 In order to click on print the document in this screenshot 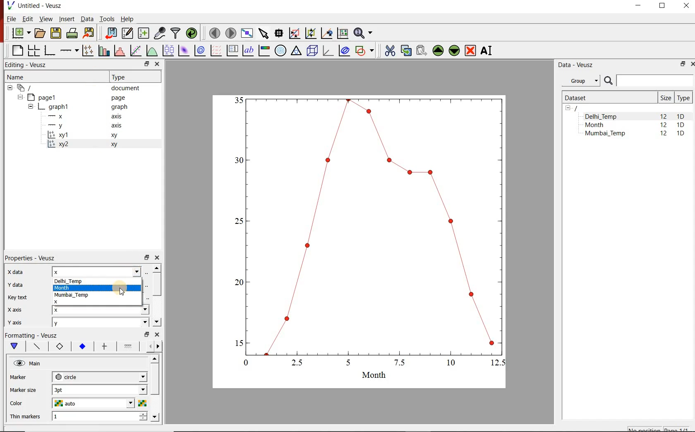, I will do `click(72, 34)`.